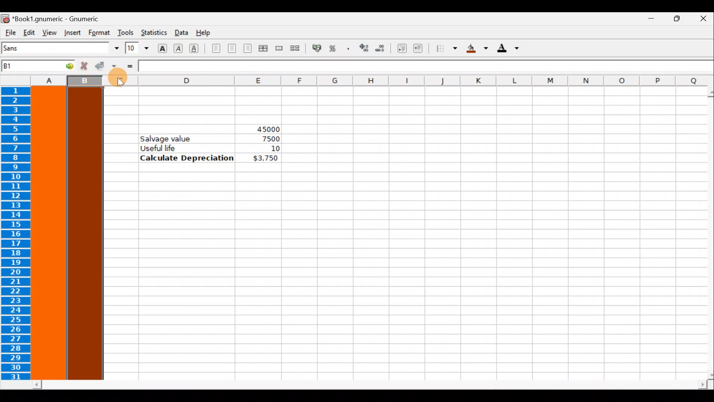 The height and width of the screenshot is (402, 714). I want to click on Format the selection as percentage, so click(334, 50).